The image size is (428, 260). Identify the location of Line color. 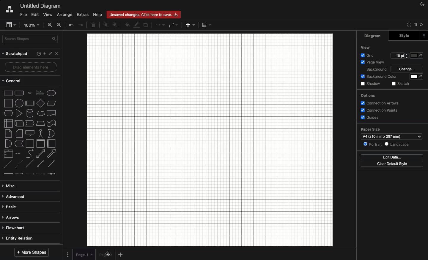
(136, 25).